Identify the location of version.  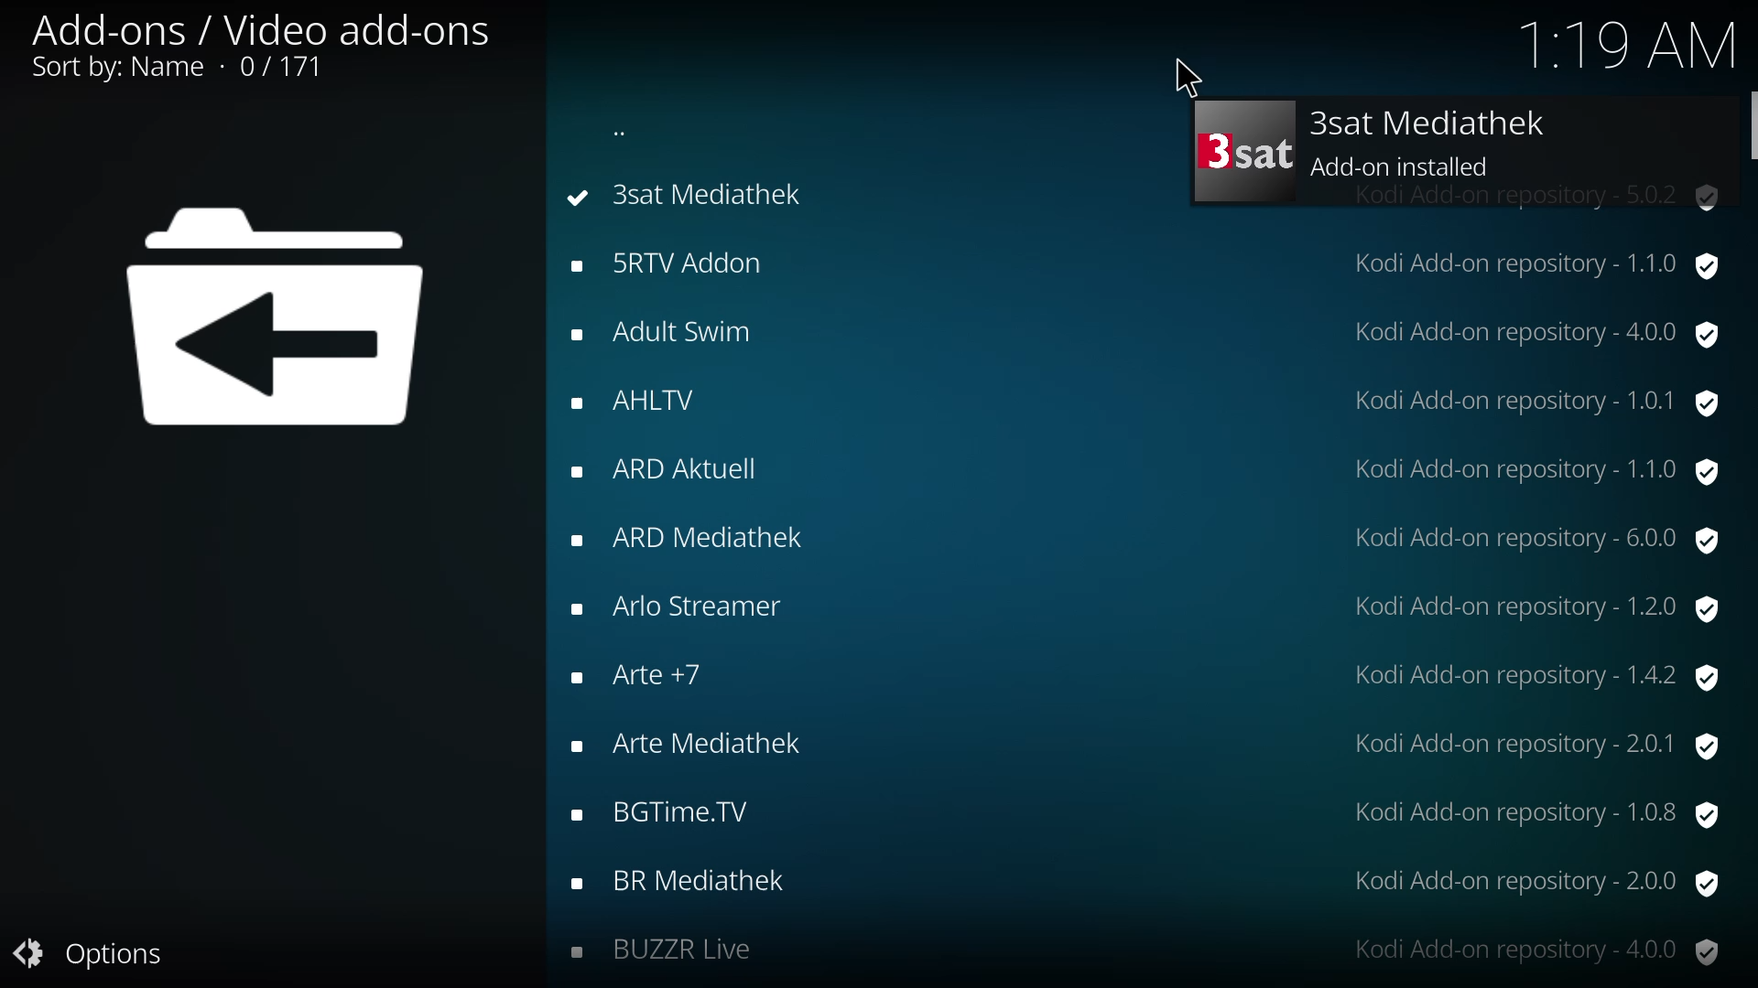
(1523, 402).